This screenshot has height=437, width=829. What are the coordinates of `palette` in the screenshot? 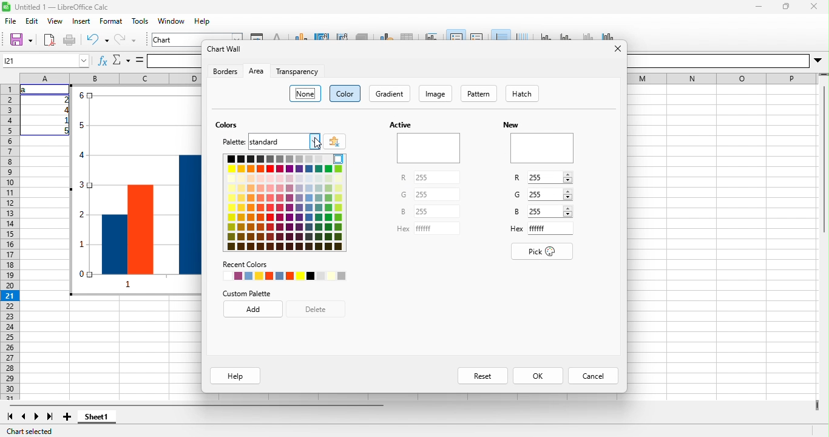 It's located at (234, 142).